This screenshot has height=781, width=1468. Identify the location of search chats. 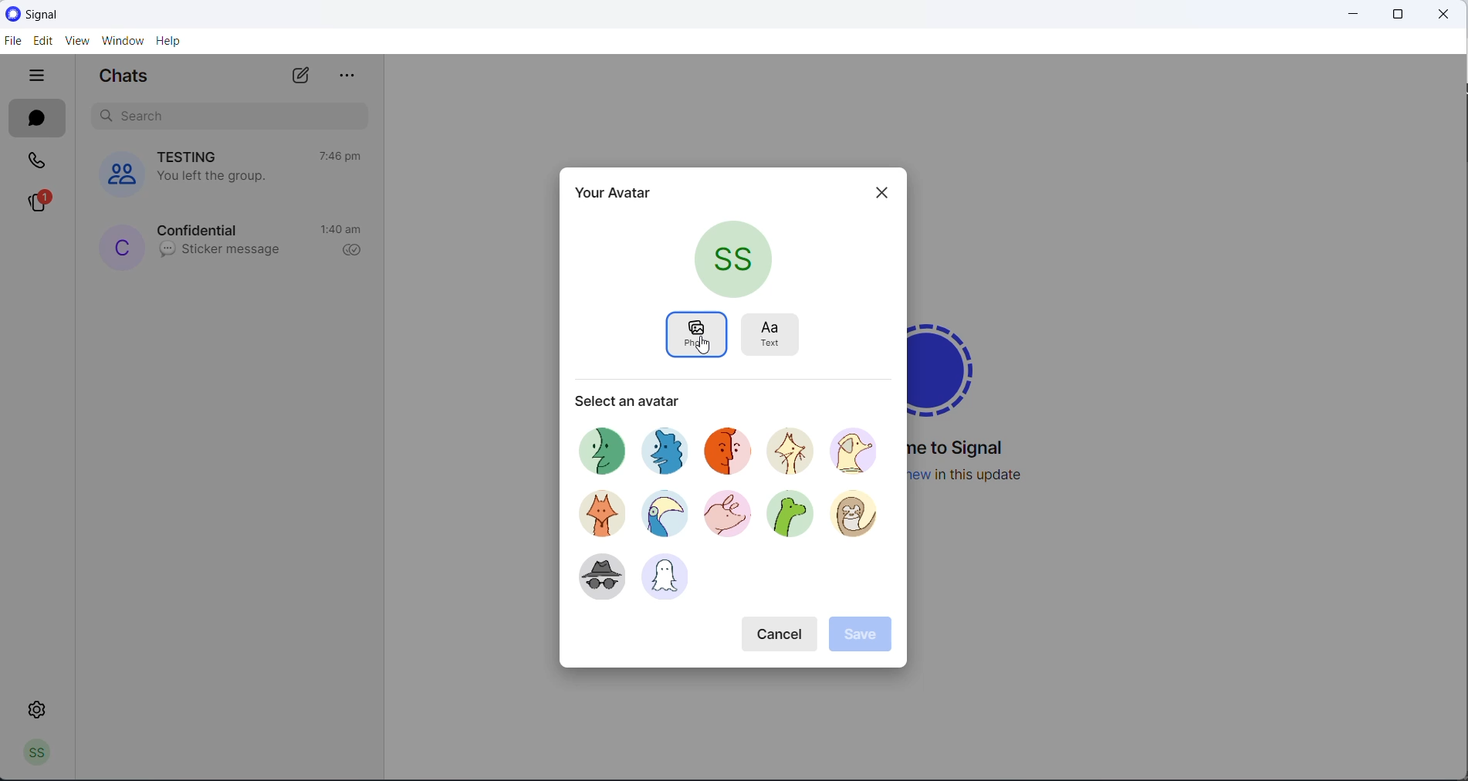
(225, 116).